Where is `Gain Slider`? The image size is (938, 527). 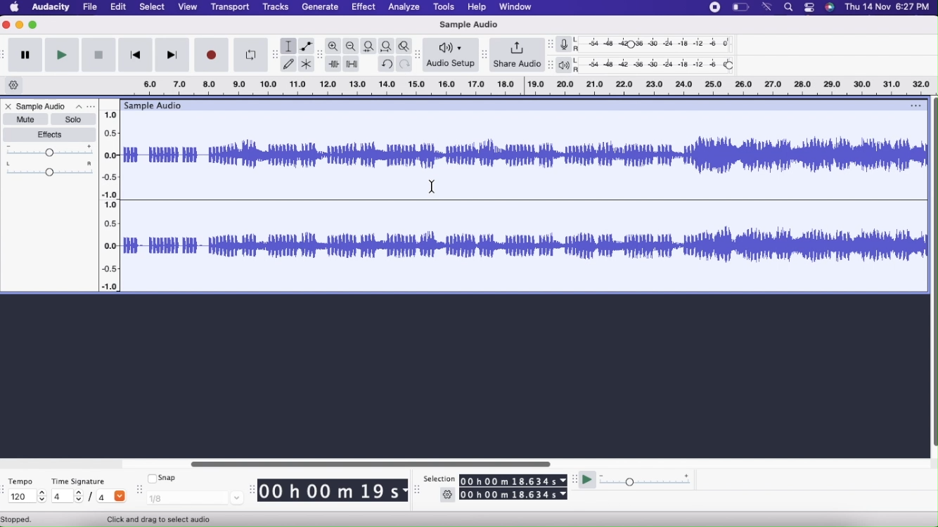
Gain Slider is located at coordinates (50, 152).